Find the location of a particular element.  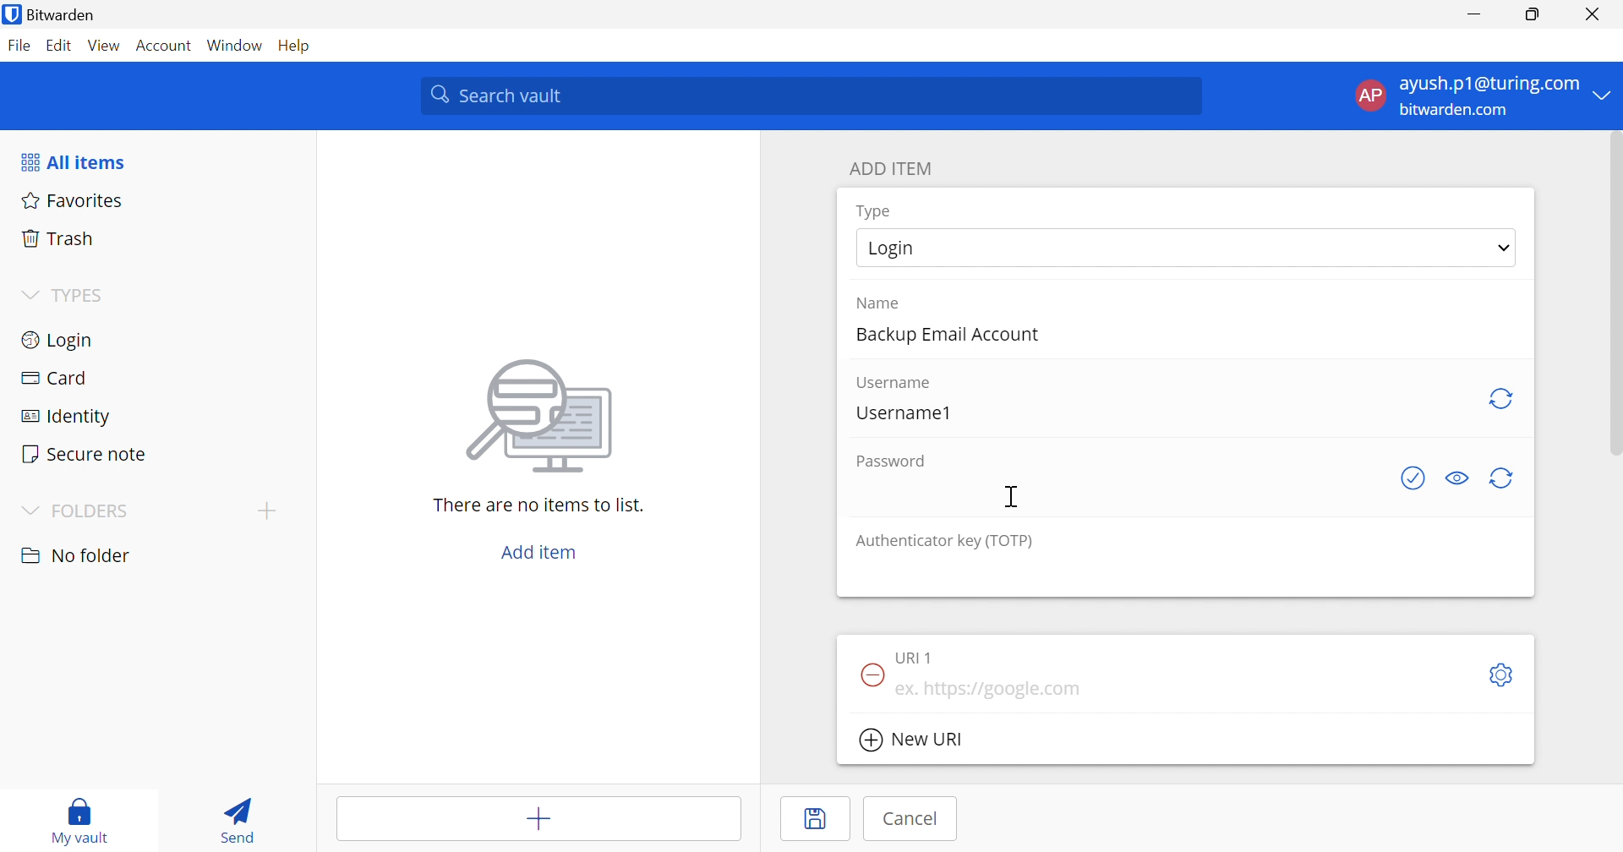

Save is located at coordinates (815, 820).